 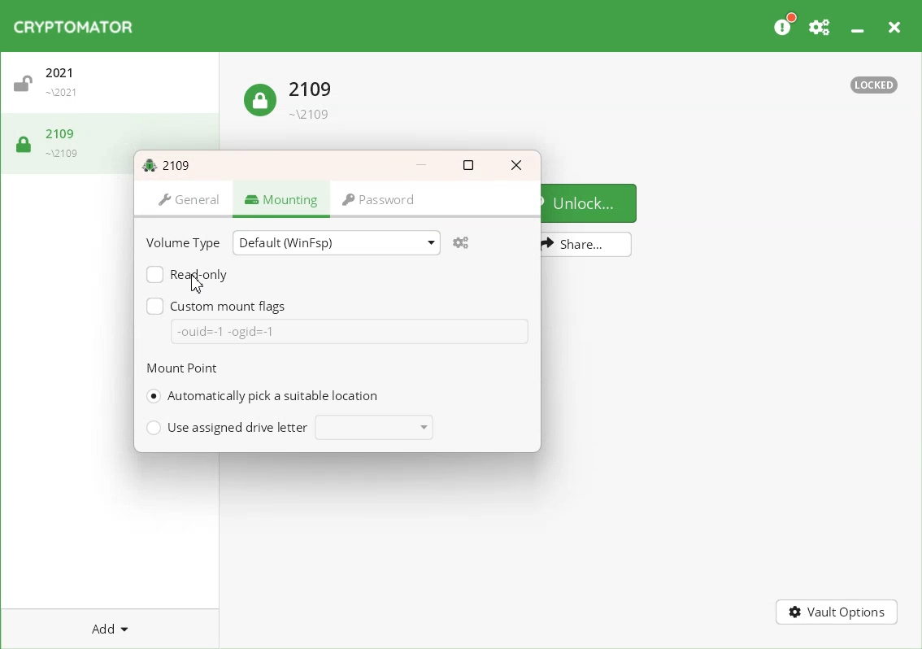 I want to click on Open virtual drive preferences, so click(x=463, y=242).